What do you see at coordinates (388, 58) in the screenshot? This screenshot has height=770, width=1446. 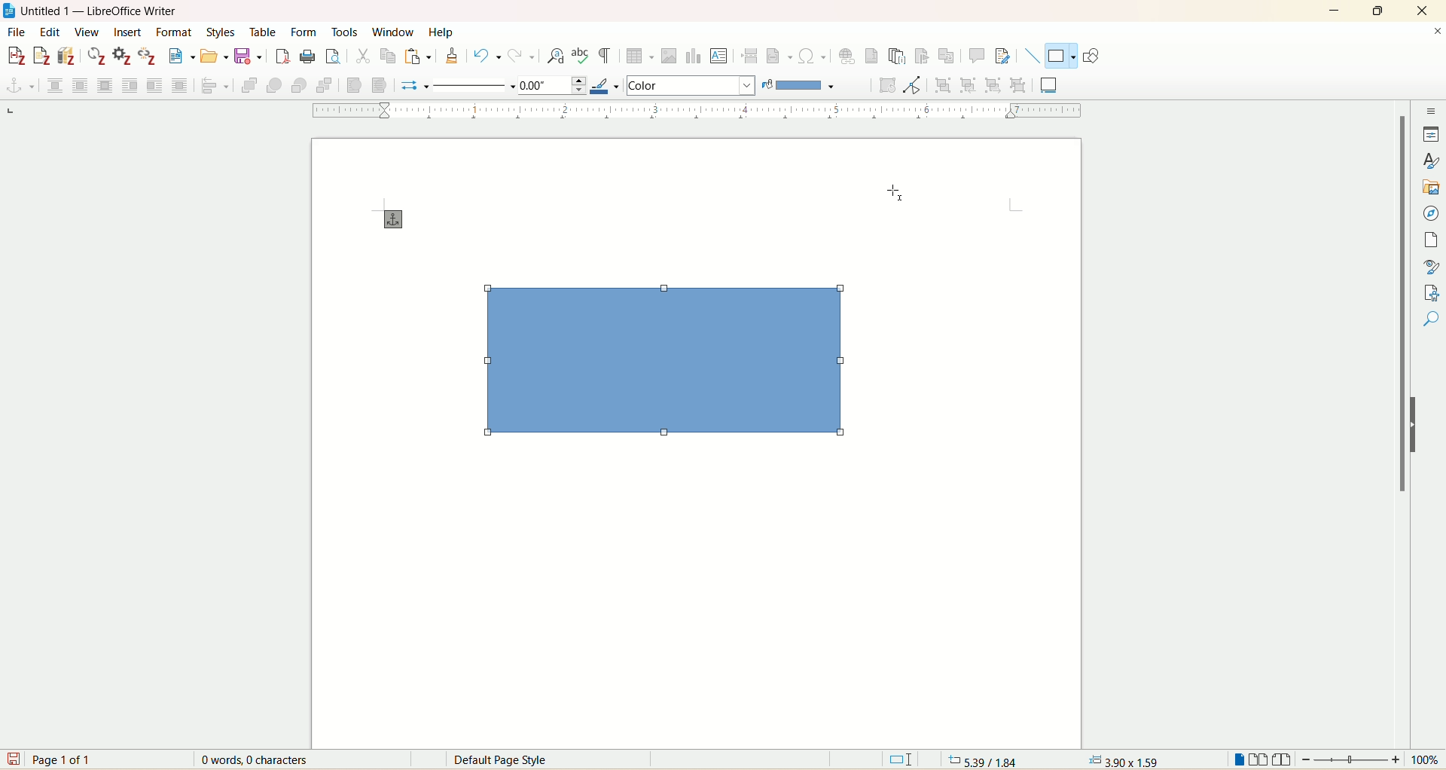 I see `copy` at bounding box center [388, 58].